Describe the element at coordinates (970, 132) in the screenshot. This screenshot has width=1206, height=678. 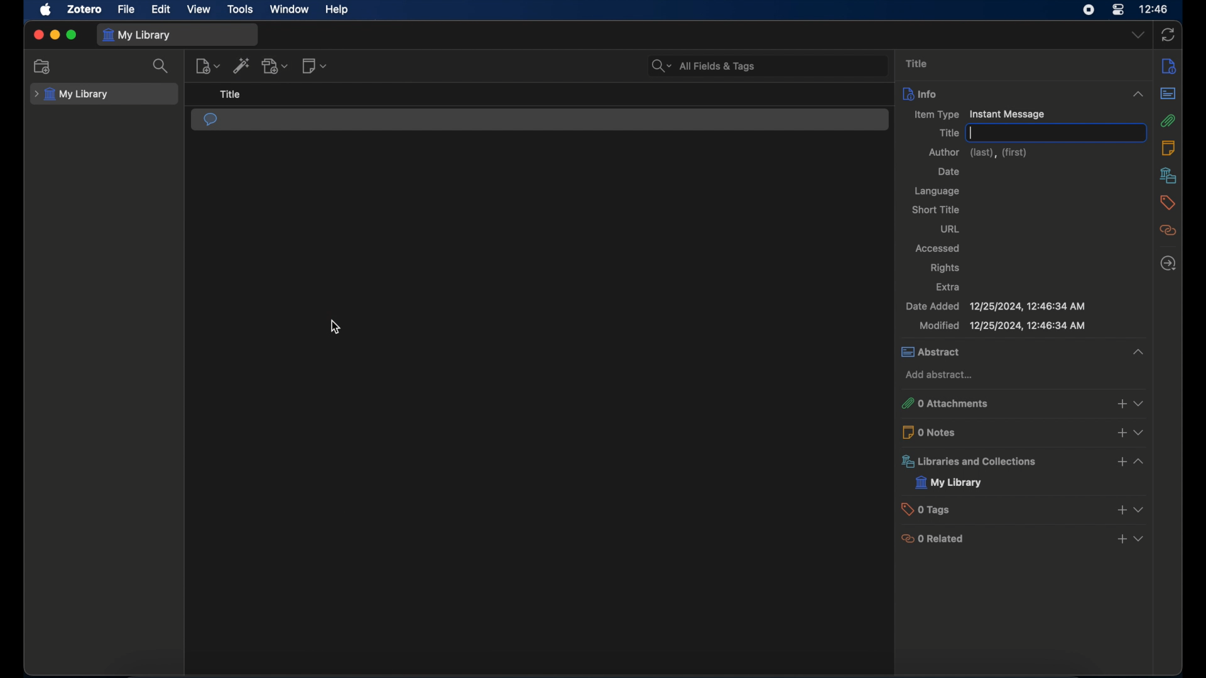
I see `text cursor` at that location.